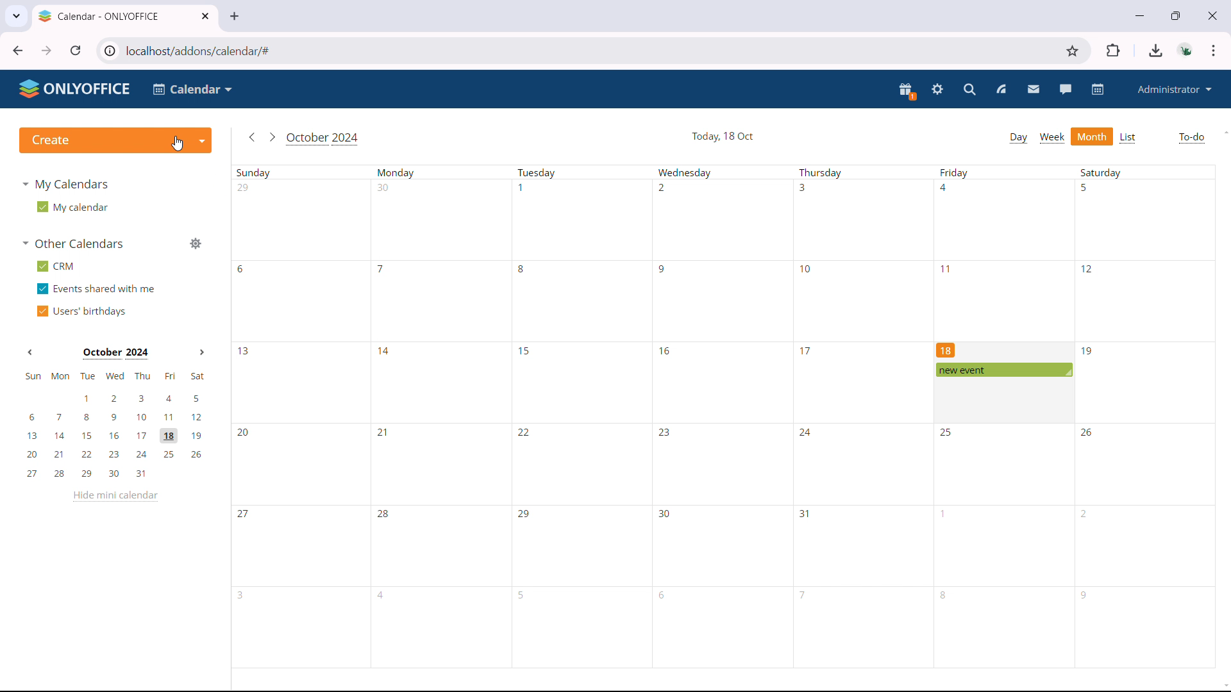  Describe the element at coordinates (1088, 431) in the screenshot. I see `26` at that location.